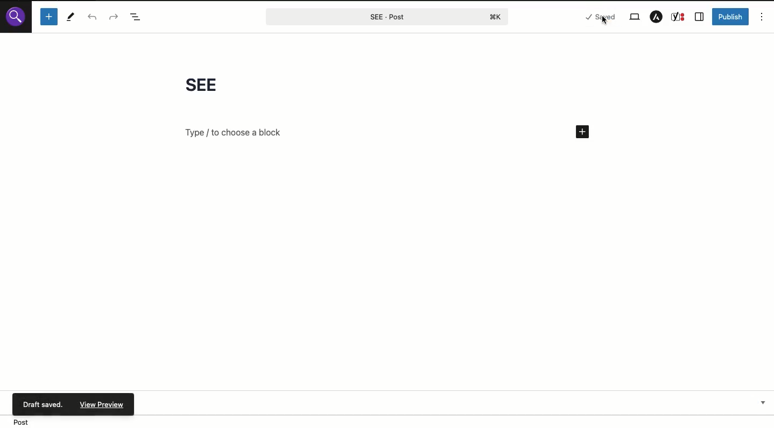 Image resolution: width=774 pixels, height=428 pixels. Describe the element at coordinates (237, 132) in the screenshot. I see `Add new block` at that location.